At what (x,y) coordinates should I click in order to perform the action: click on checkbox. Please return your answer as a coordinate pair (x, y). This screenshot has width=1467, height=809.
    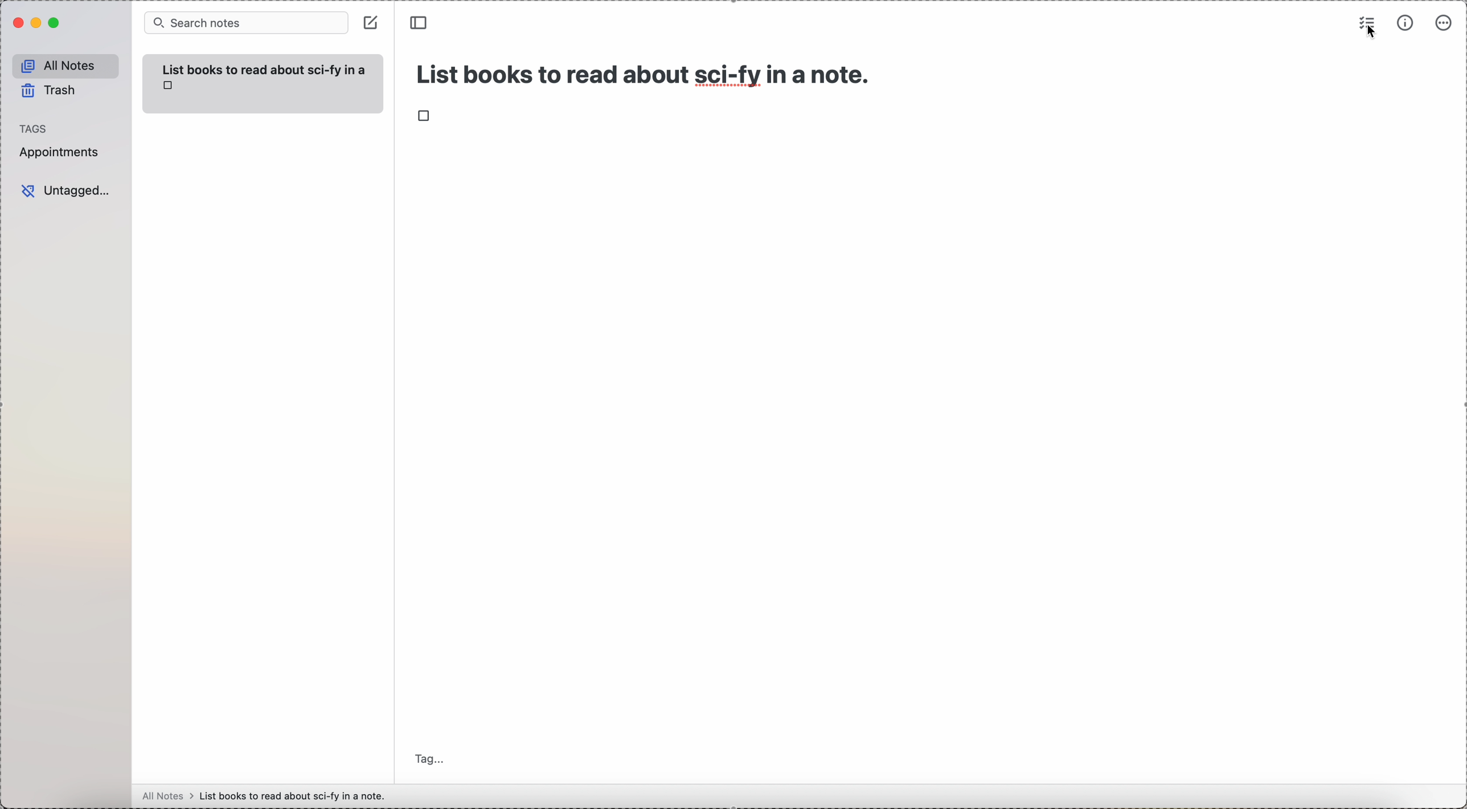
    Looking at the image, I should click on (424, 114).